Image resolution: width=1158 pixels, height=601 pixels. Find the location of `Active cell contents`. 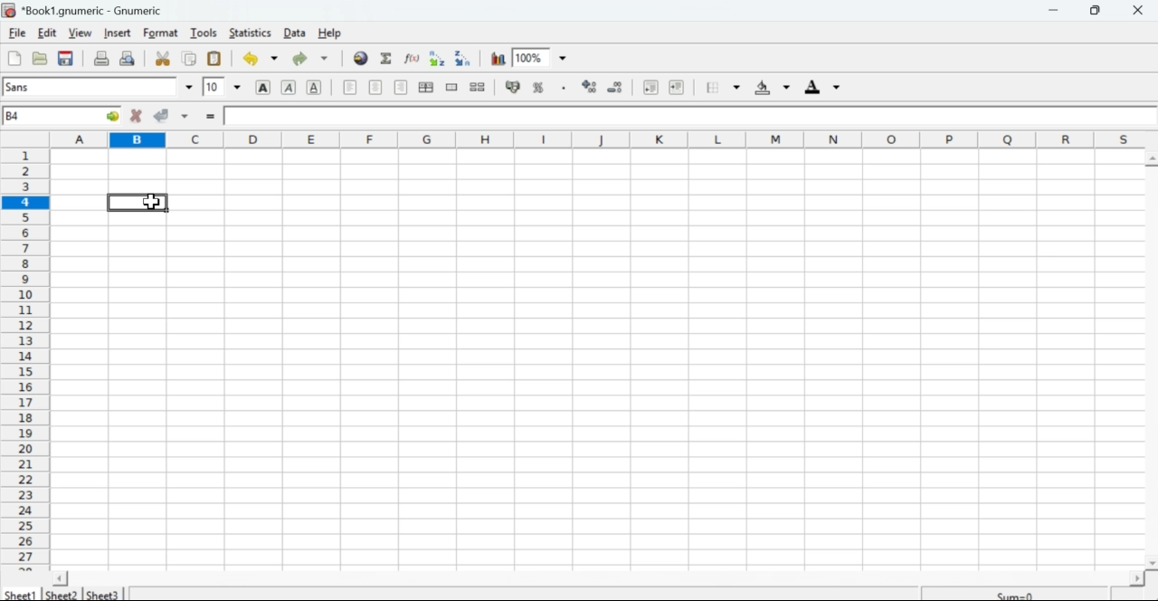

Active cell contents is located at coordinates (688, 115).